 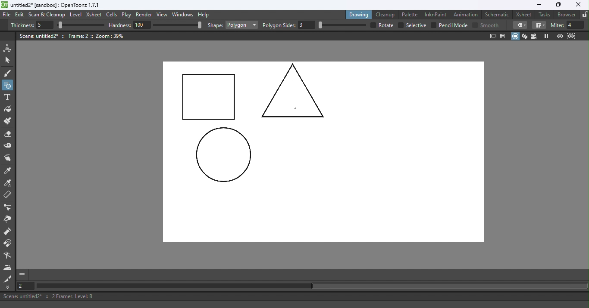 What do you see at coordinates (8, 209) in the screenshot?
I see `Control point editor tool` at bounding box center [8, 209].